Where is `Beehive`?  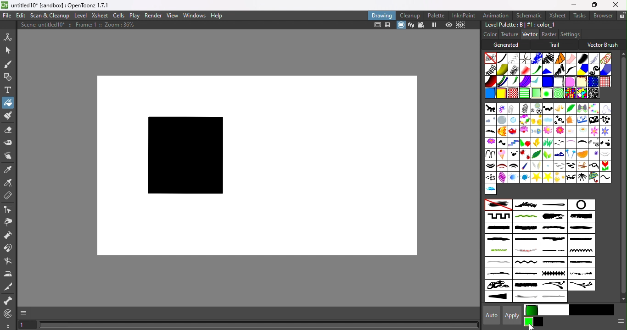 Beehive is located at coordinates (581, 93).